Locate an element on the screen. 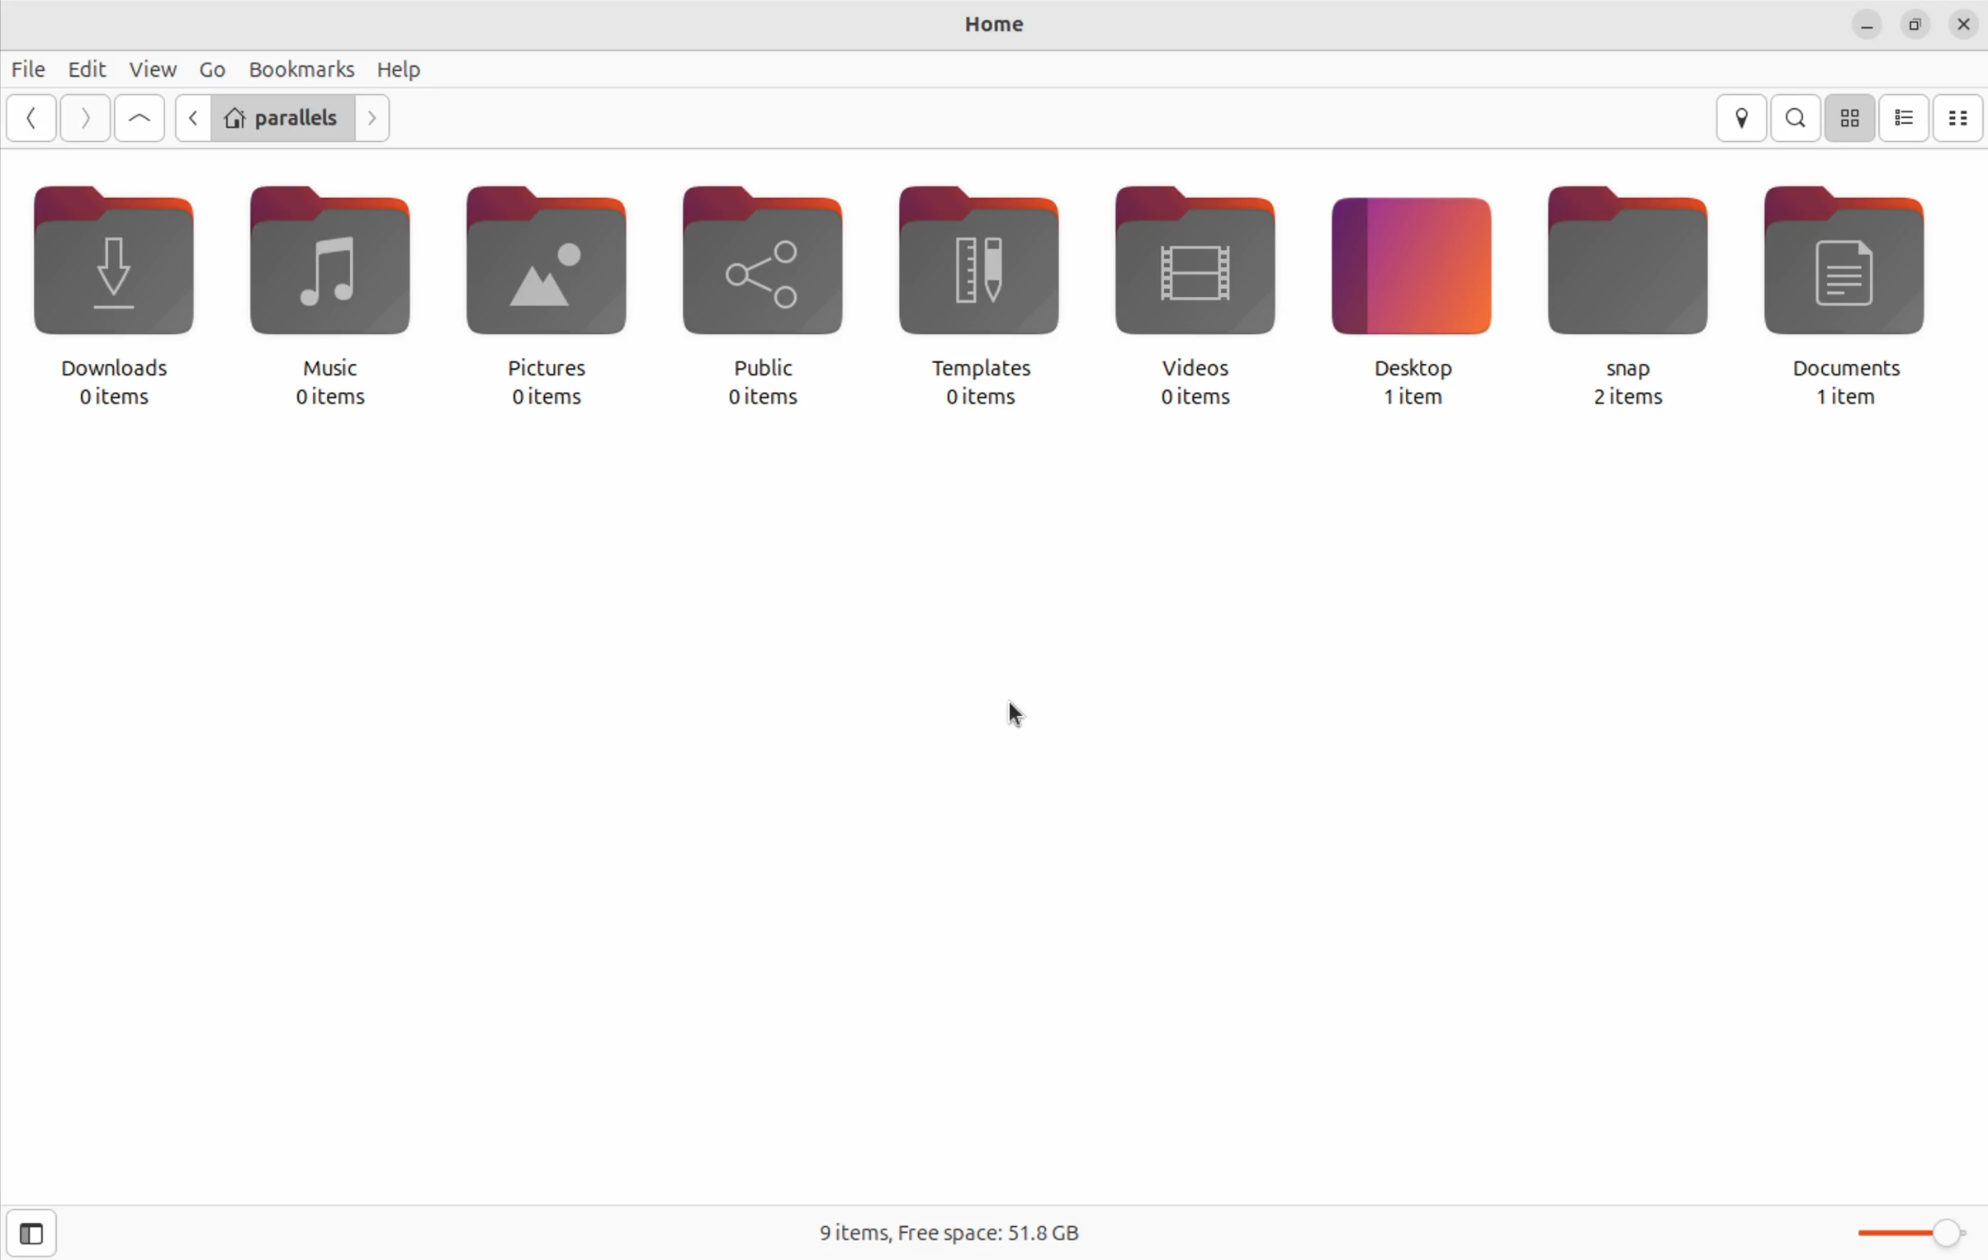  documents is located at coordinates (1848, 278).